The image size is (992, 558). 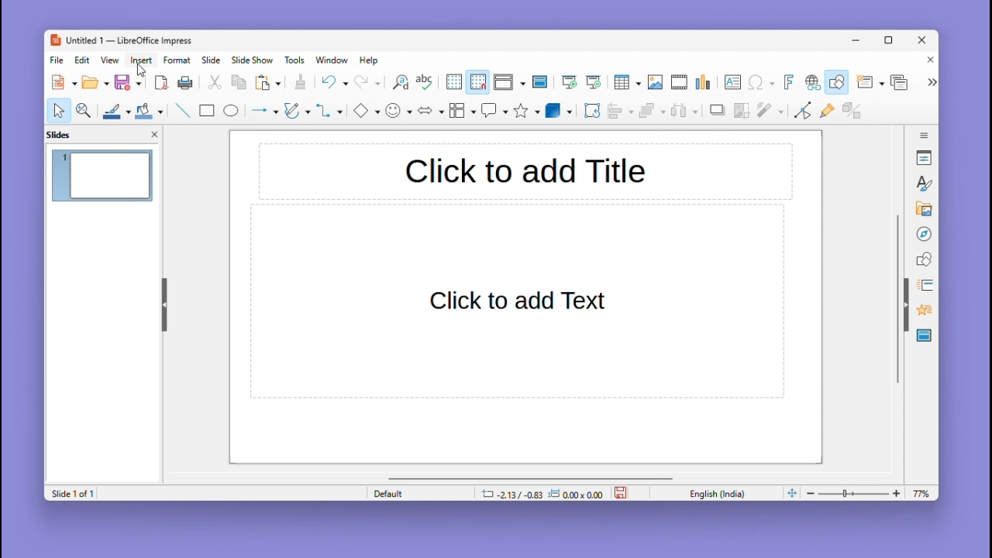 I want to click on Help, so click(x=370, y=60).